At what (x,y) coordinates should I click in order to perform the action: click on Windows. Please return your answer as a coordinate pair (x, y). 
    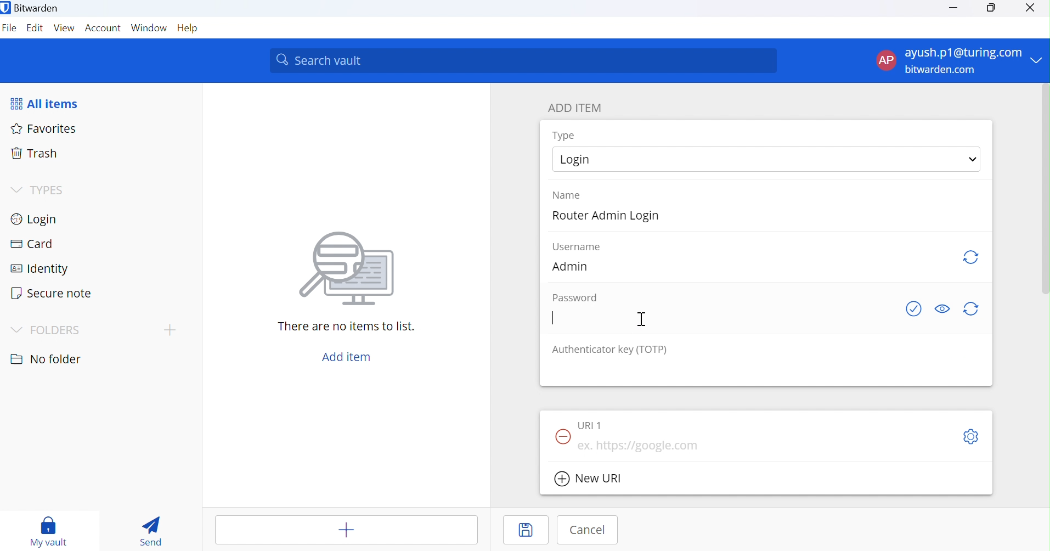
    Looking at the image, I should click on (149, 30).